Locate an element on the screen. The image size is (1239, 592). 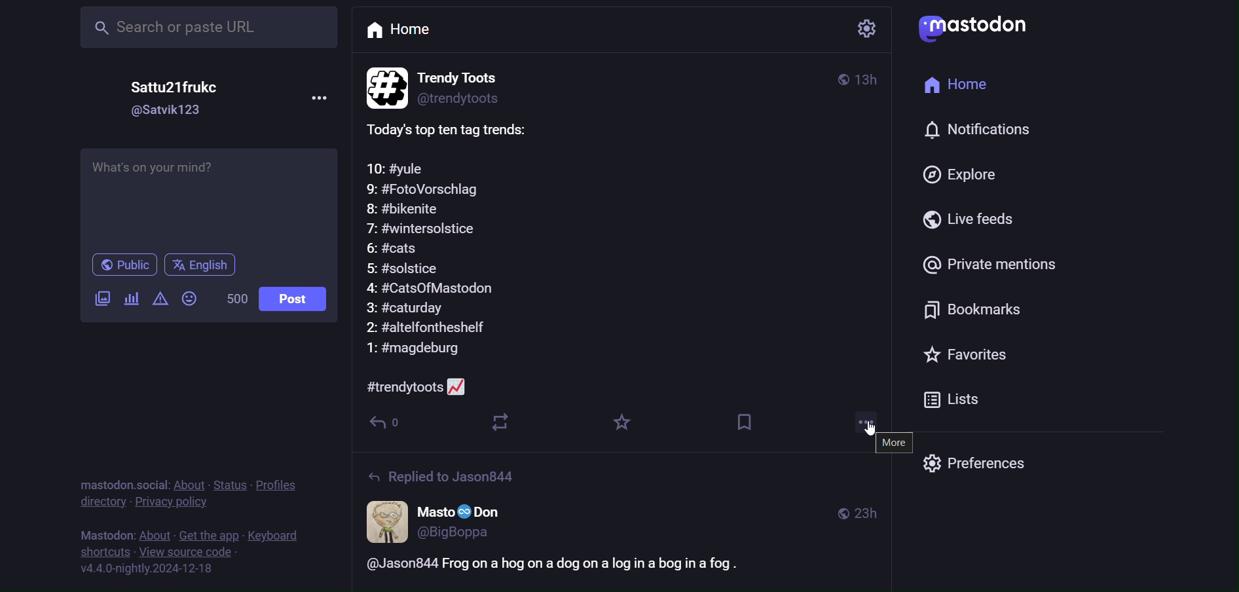
explore is located at coordinates (966, 174).